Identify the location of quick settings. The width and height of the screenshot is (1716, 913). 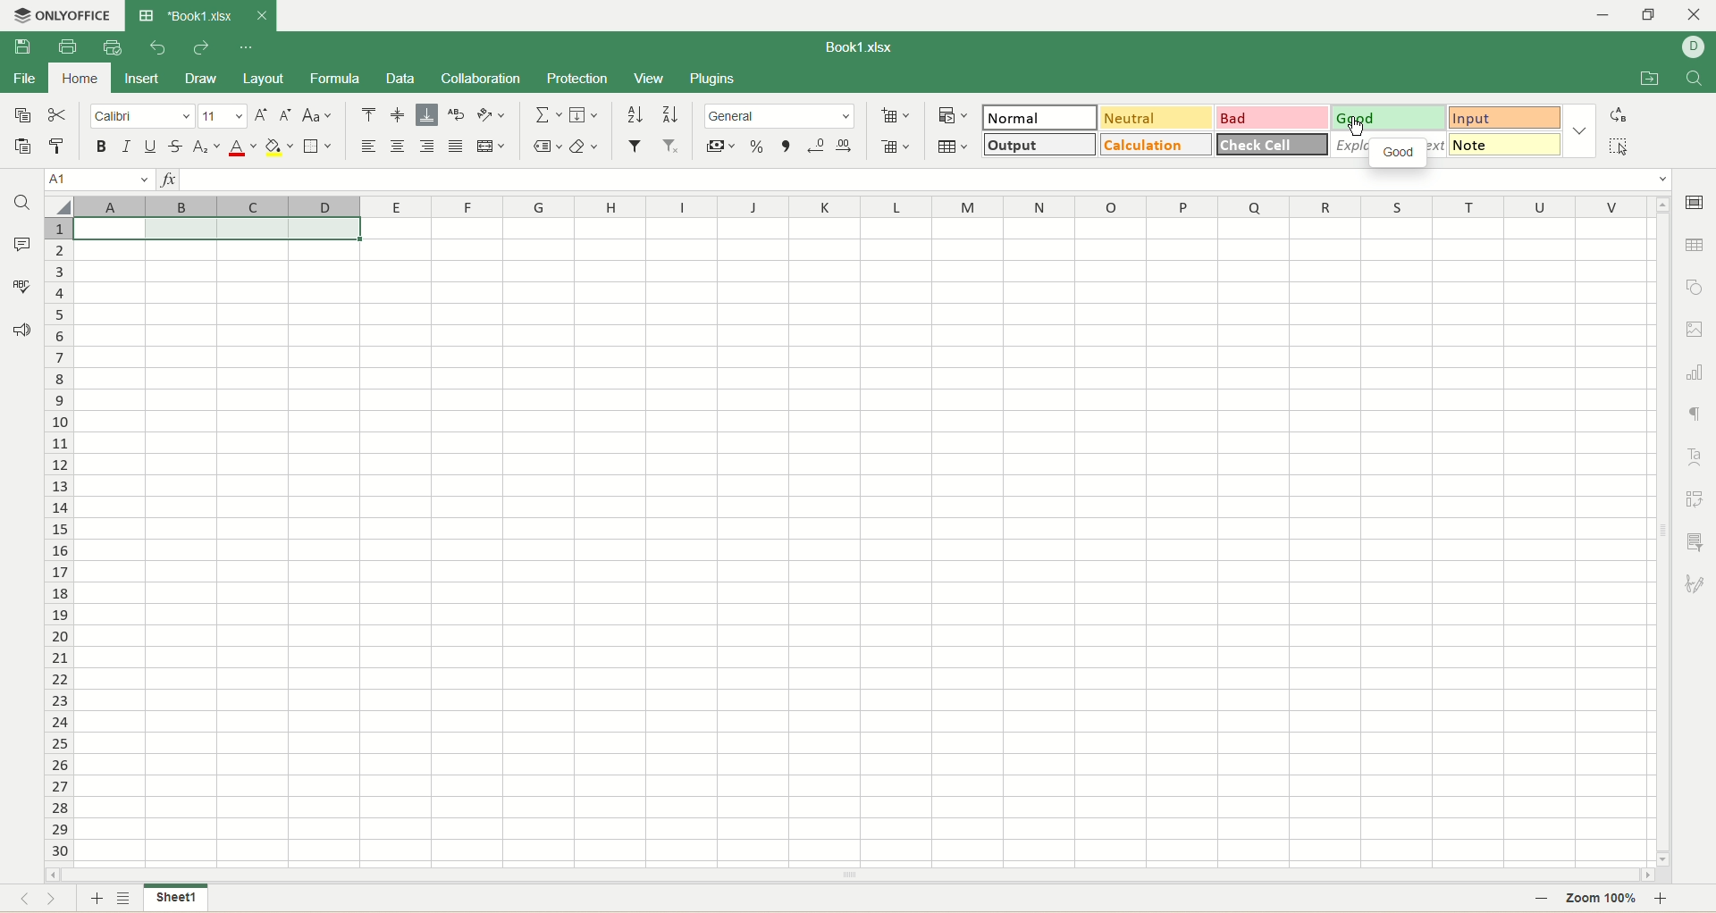
(246, 50).